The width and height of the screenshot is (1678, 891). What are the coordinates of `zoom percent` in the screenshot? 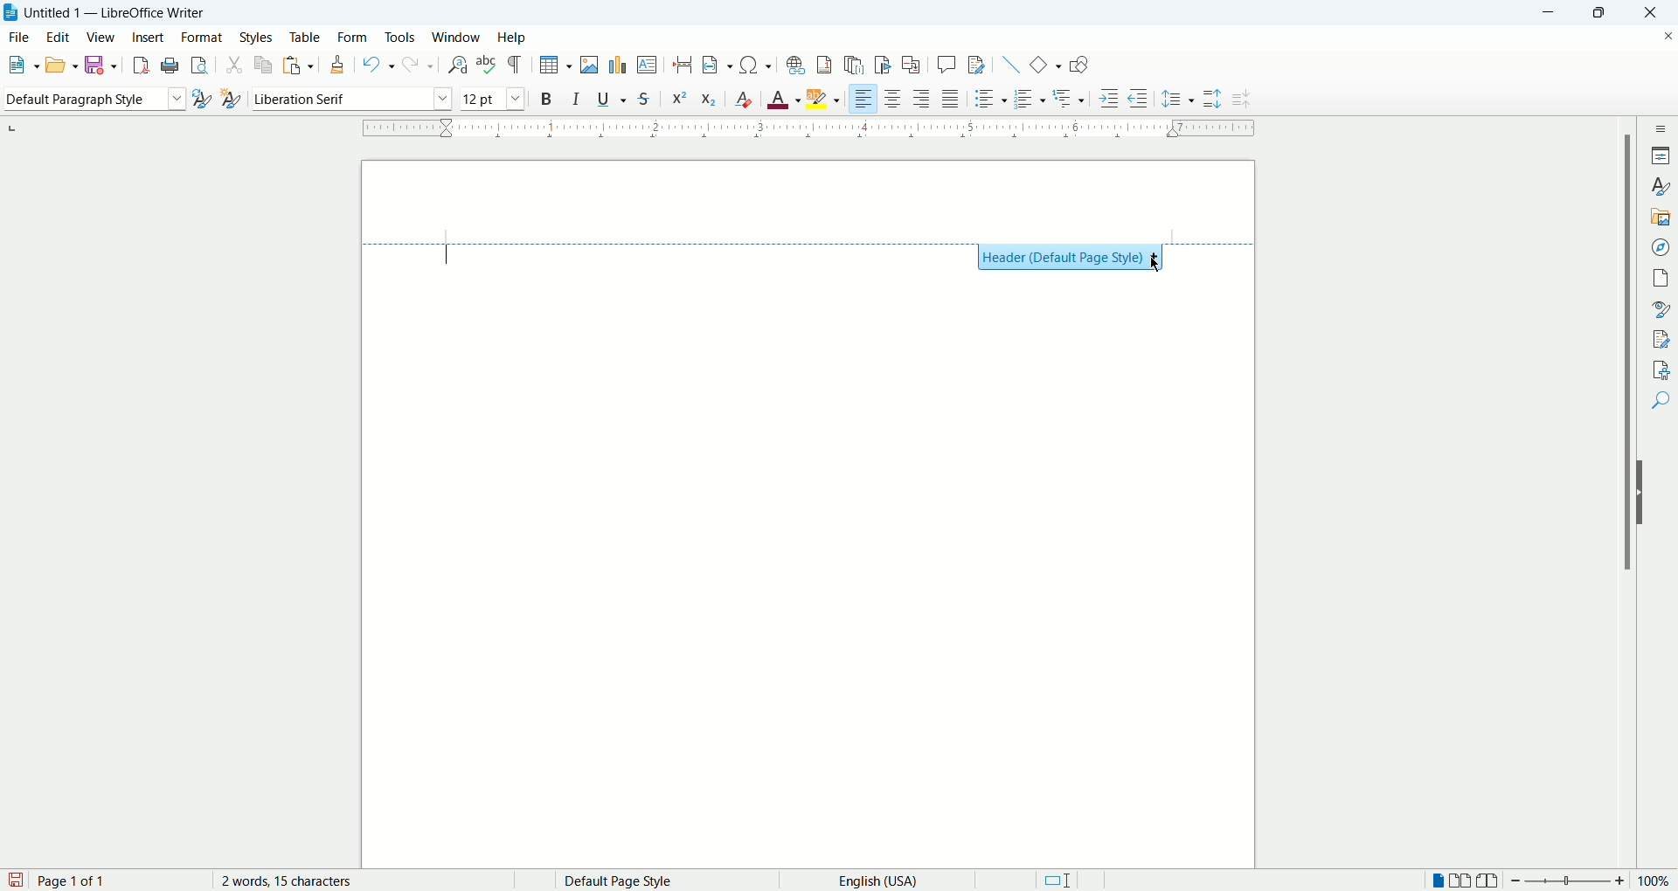 It's located at (1657, 881).